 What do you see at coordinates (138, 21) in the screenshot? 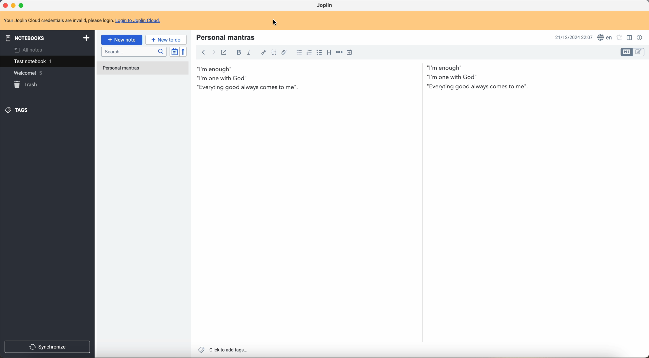
I see `Login to Joplin Cloud` at bounding box center [138, 21].